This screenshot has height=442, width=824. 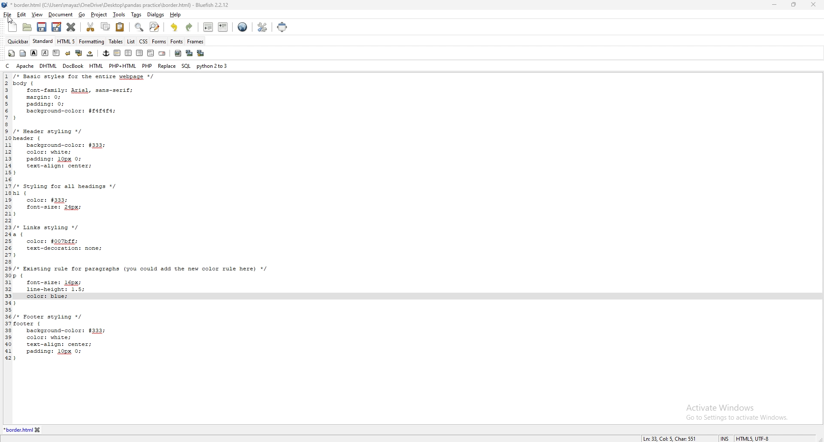 What do you see at coordinates (262, 27) in the screenshot?
I see `edit preferences` at bounding box center [262, 27].